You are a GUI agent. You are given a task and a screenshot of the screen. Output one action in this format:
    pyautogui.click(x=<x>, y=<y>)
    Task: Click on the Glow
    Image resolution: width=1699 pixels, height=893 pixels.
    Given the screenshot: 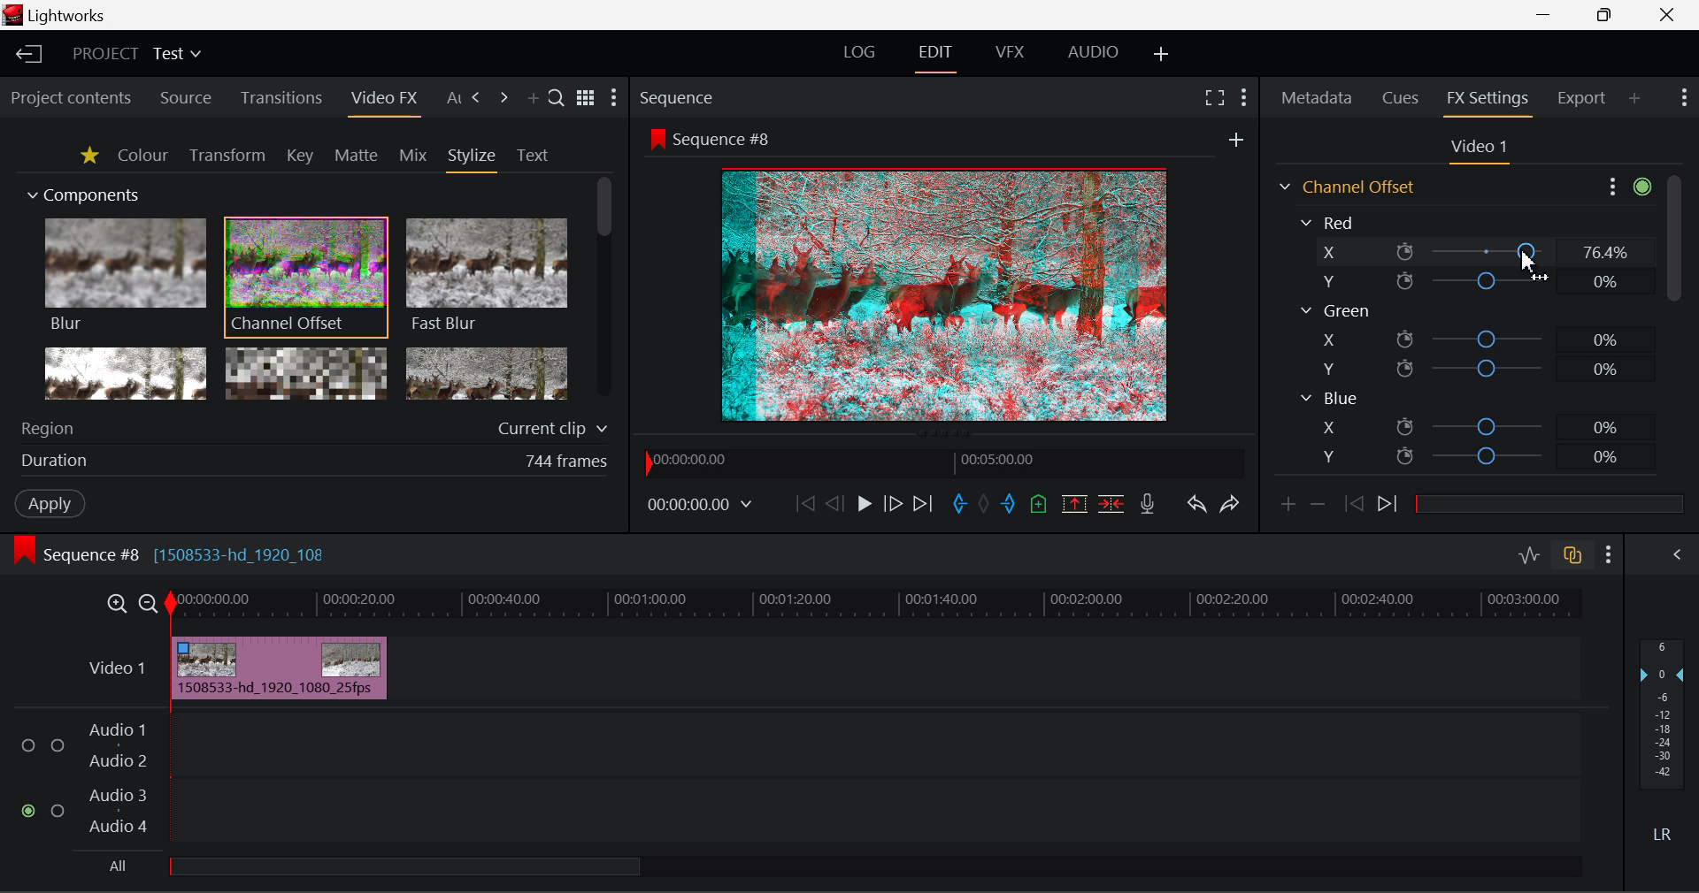 What is the action you would take?
    pyautogui.click(x=123, y=372)
    